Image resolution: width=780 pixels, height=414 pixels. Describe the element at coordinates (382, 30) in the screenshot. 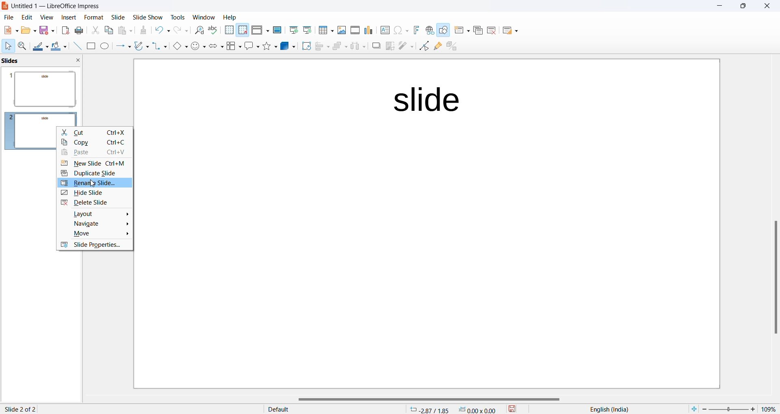

I see `Insert text` at that location.